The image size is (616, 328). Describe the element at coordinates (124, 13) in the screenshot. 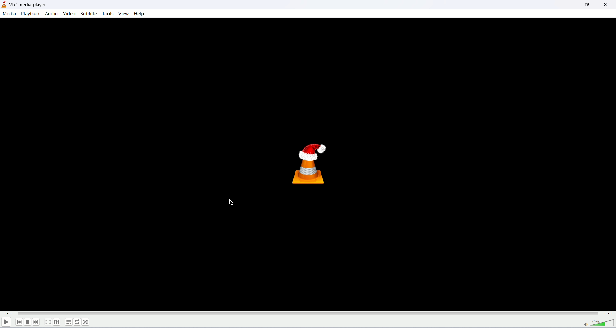

I see `view` at that location.